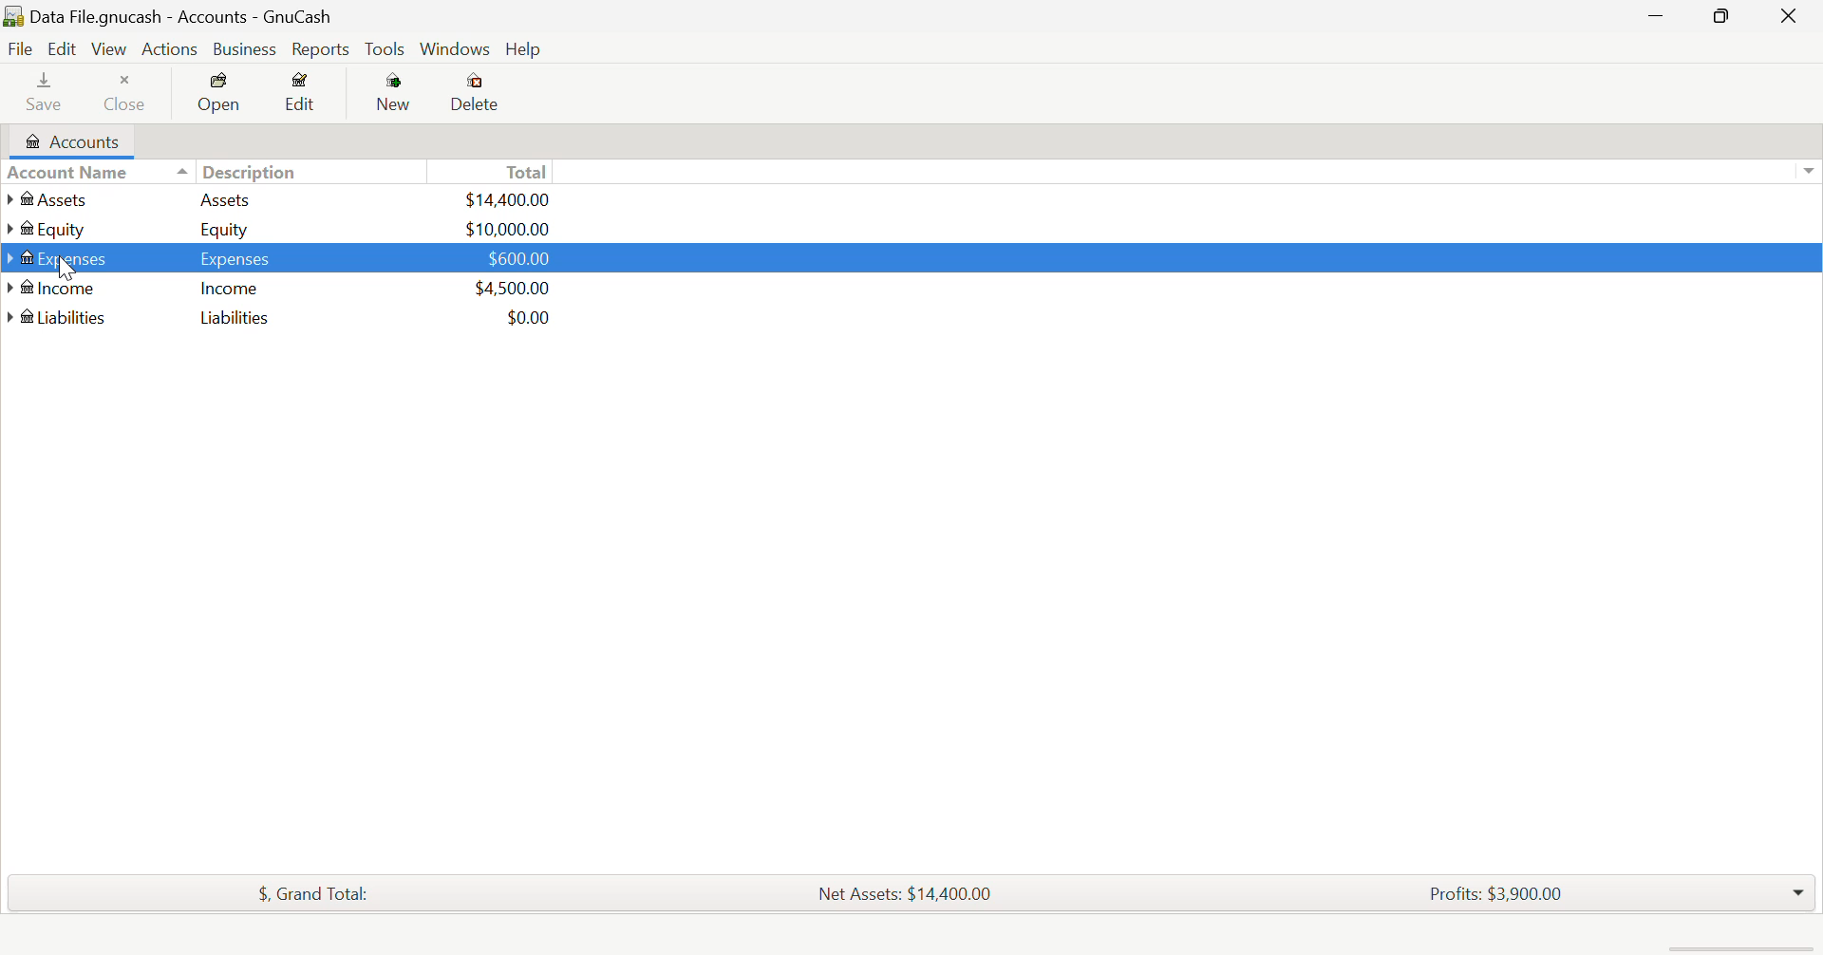 The width and height of the screenshot is (1823, 955). I want to click on Total, so click(524, 171).